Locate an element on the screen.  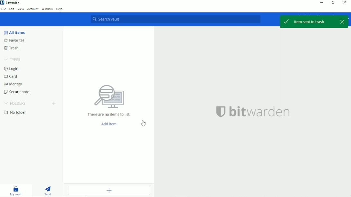
View is located at coordinates (21, 9).